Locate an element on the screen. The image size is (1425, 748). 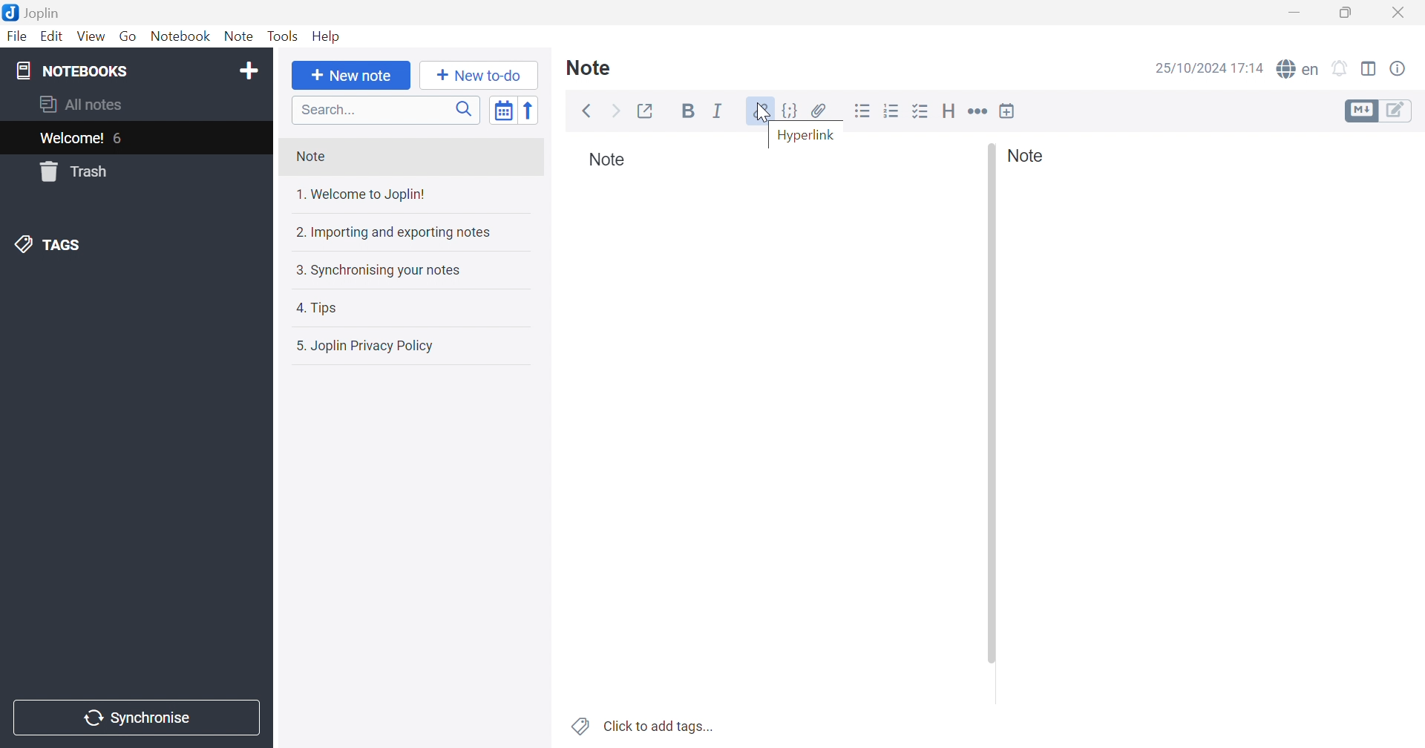
cursor is located at coordinates (765, 114).